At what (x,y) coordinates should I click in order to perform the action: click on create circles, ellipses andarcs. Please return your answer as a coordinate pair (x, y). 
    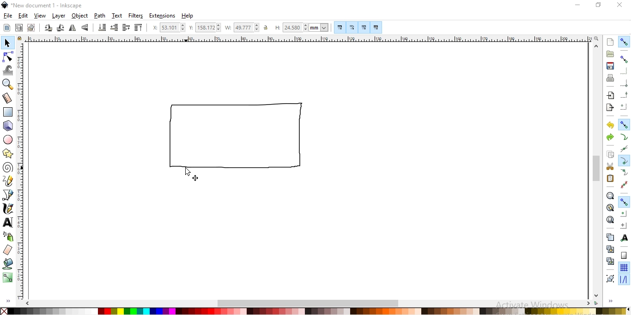
    Looking at the image, I should click on (8, 140).